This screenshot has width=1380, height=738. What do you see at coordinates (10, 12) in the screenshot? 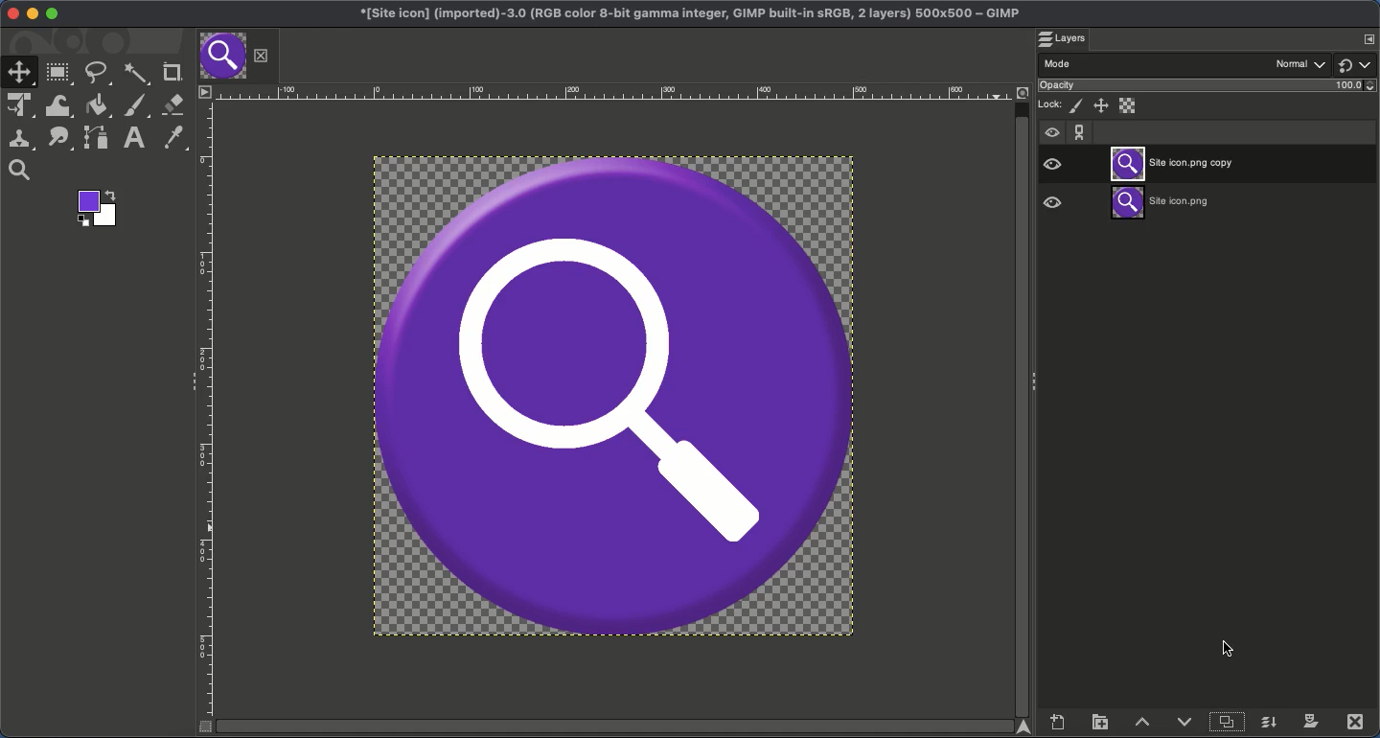
I see `Close` at bounding box center [10, 12].